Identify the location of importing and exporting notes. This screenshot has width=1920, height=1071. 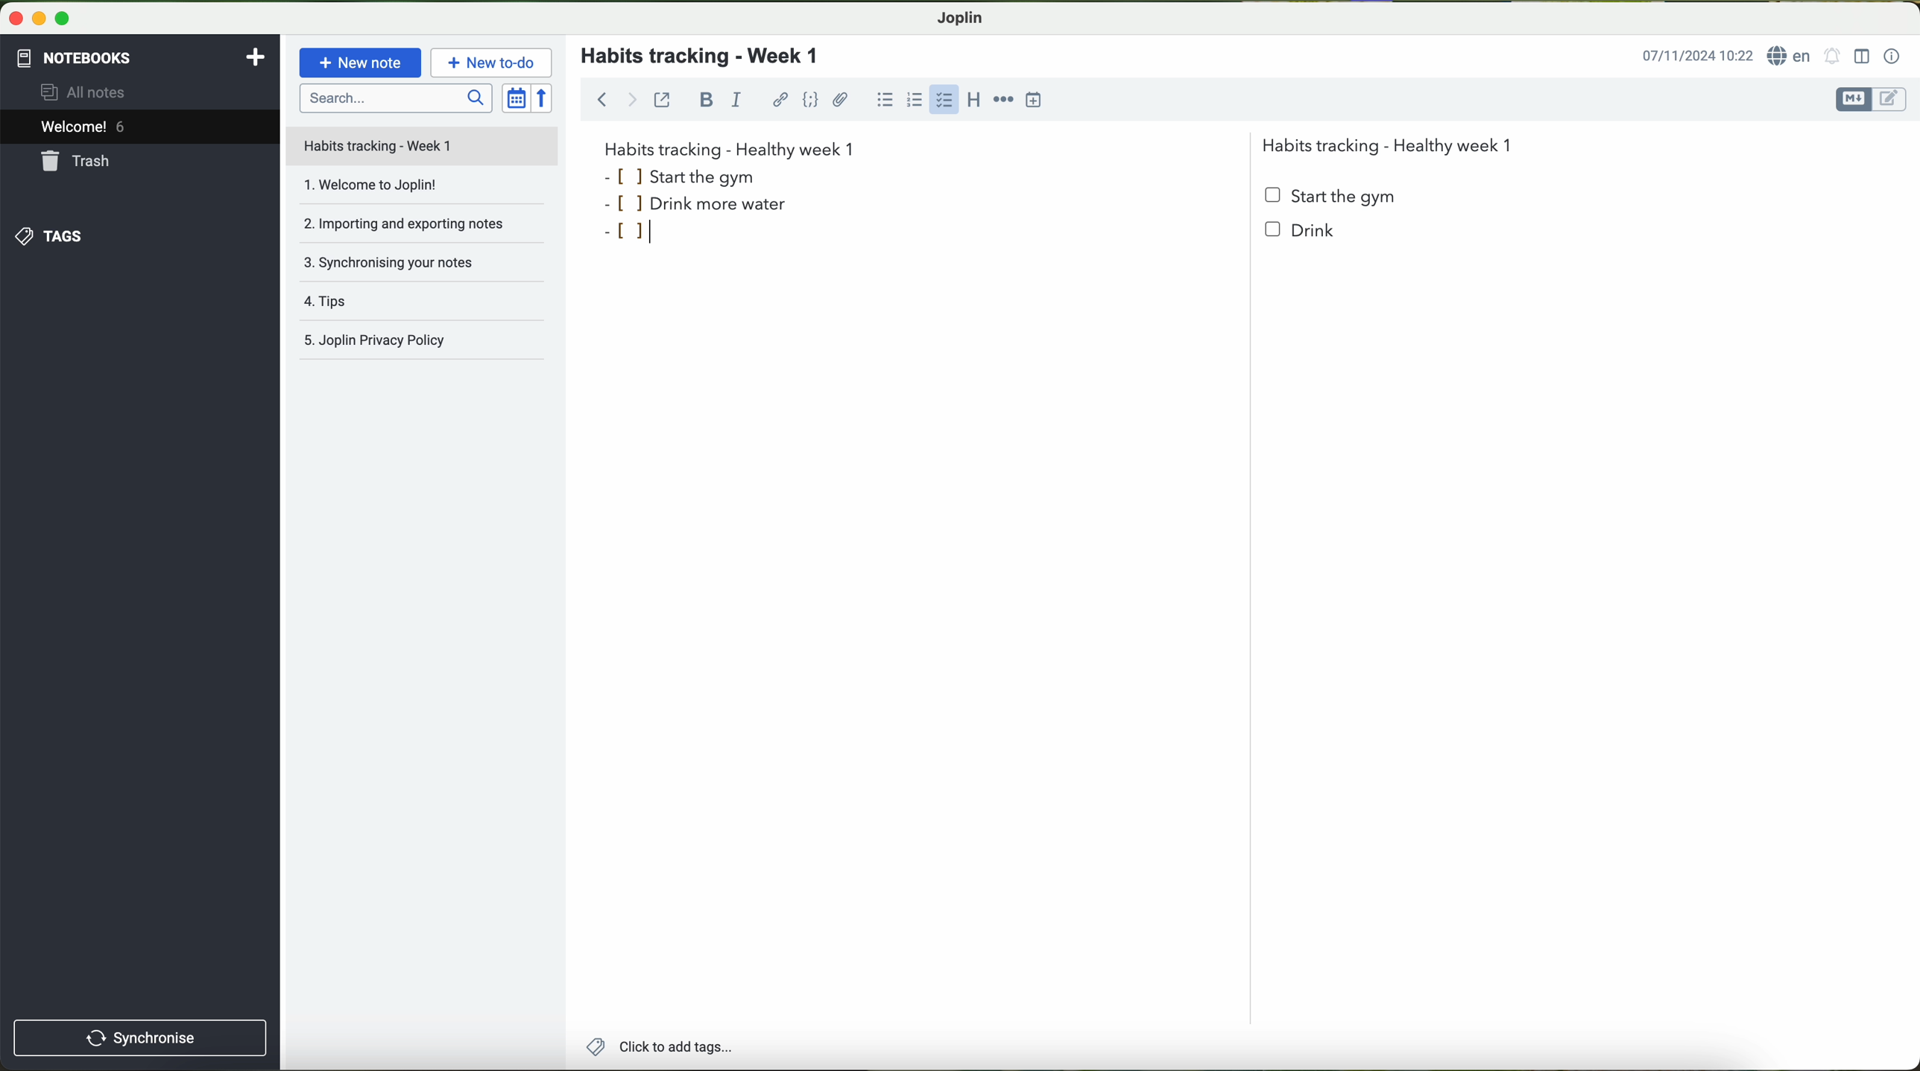
(420, 229).